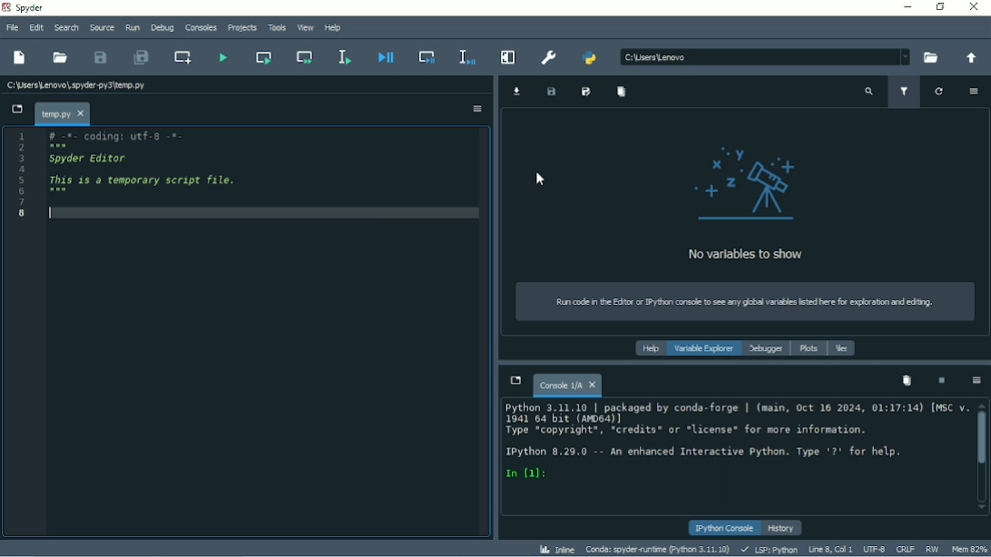 The width and height of the screenshot is (991, 557). What do you see at coordinates (61, 57) in the screenshot?
I see `Open file` at bounding box center [61, 57].